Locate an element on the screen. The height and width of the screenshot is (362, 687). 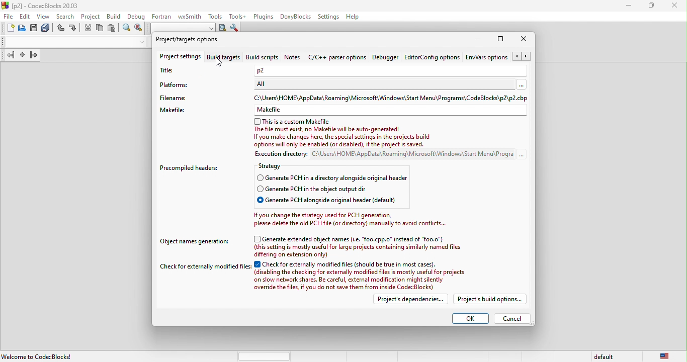
debug is located at coordinates (135, 15).